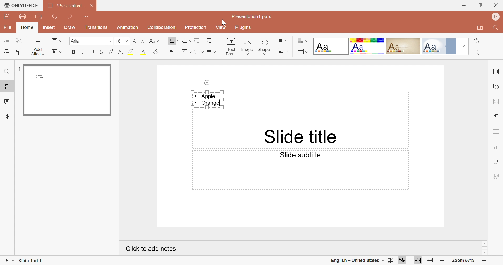 The height and width of the screenshot is (265, 503). I want to click on Font, so click(77, 41).